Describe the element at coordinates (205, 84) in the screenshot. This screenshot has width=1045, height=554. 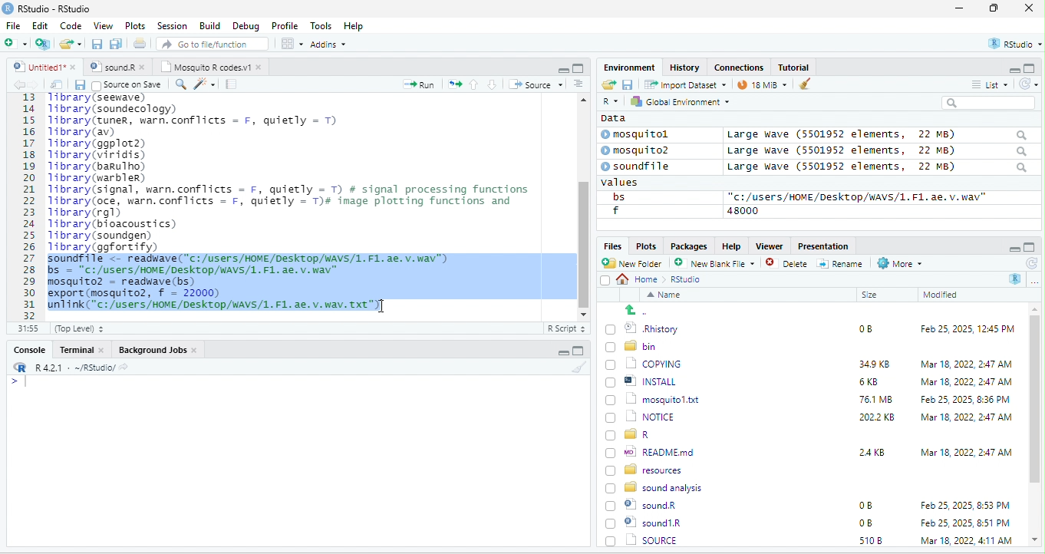
I see `sharpen` at that location.